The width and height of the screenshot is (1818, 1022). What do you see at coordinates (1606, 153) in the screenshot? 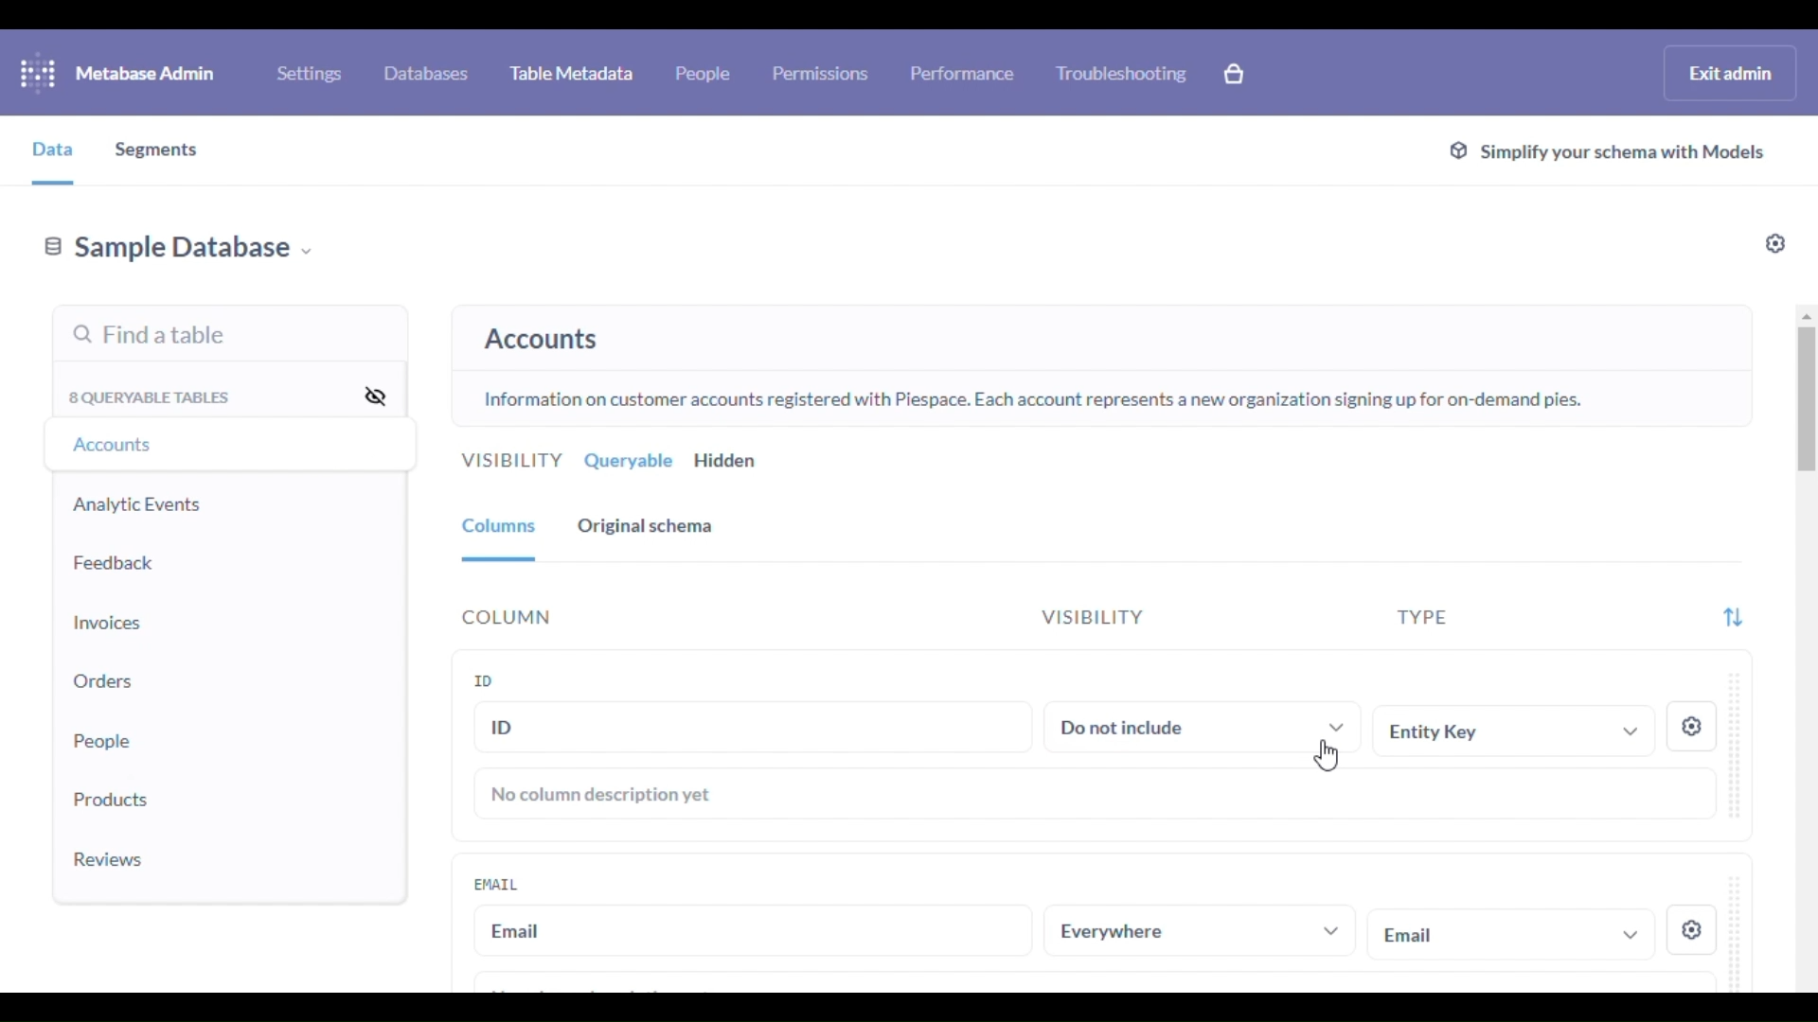
I see `simplify your schema with models` at bounding box center [1606, 153].